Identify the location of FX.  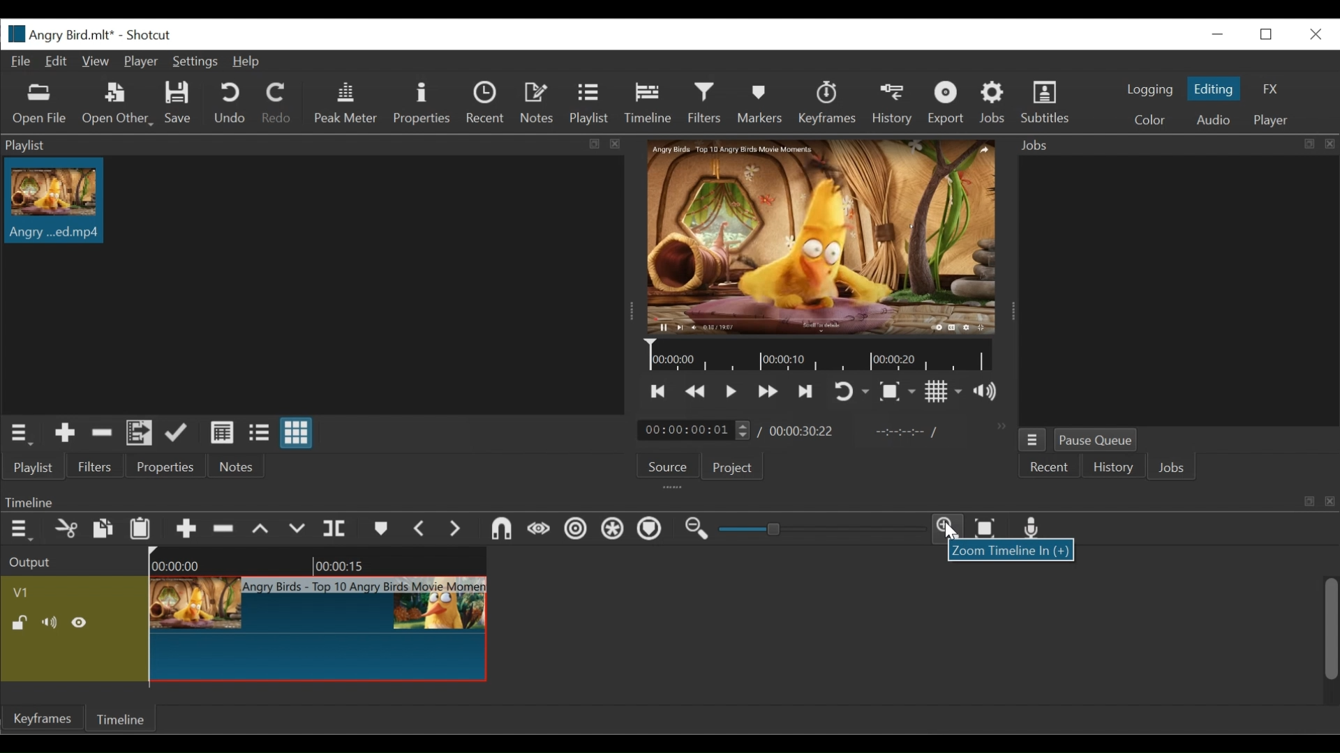
(1271, 89).